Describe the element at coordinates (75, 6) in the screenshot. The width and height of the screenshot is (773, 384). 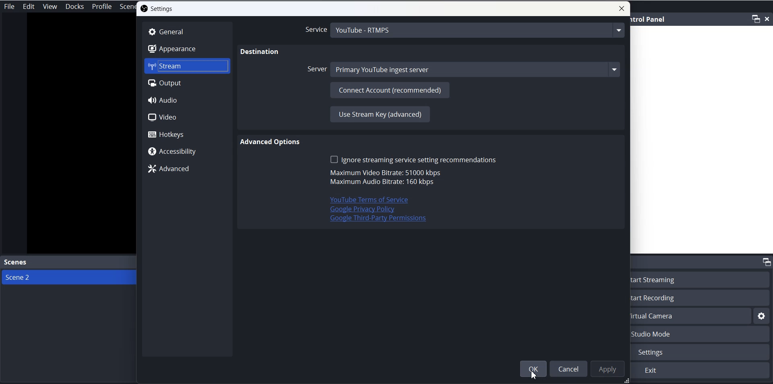
I see `Decks` at that location.